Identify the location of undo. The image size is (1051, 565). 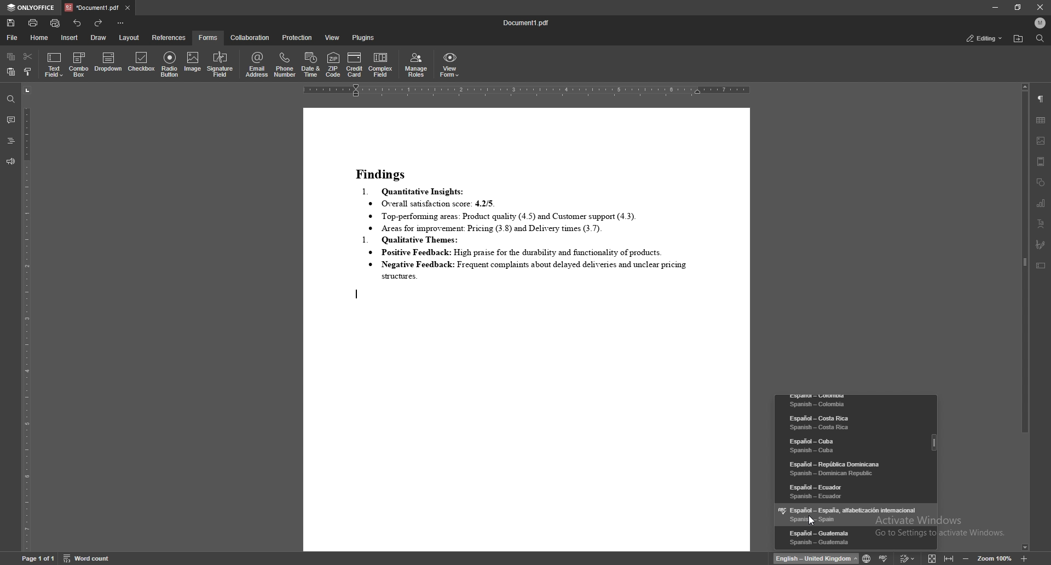
(78, 23).